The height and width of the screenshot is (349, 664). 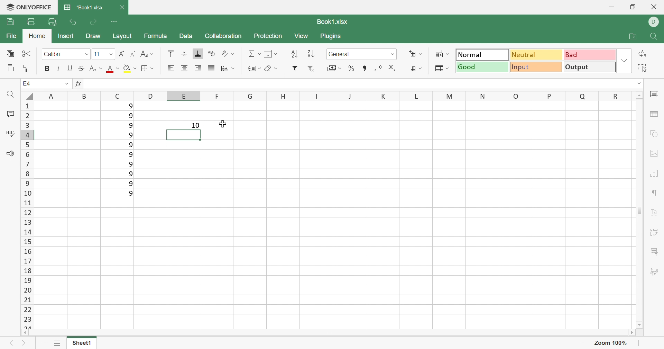 I want to click on Align Right, so click(x=199, y=68).